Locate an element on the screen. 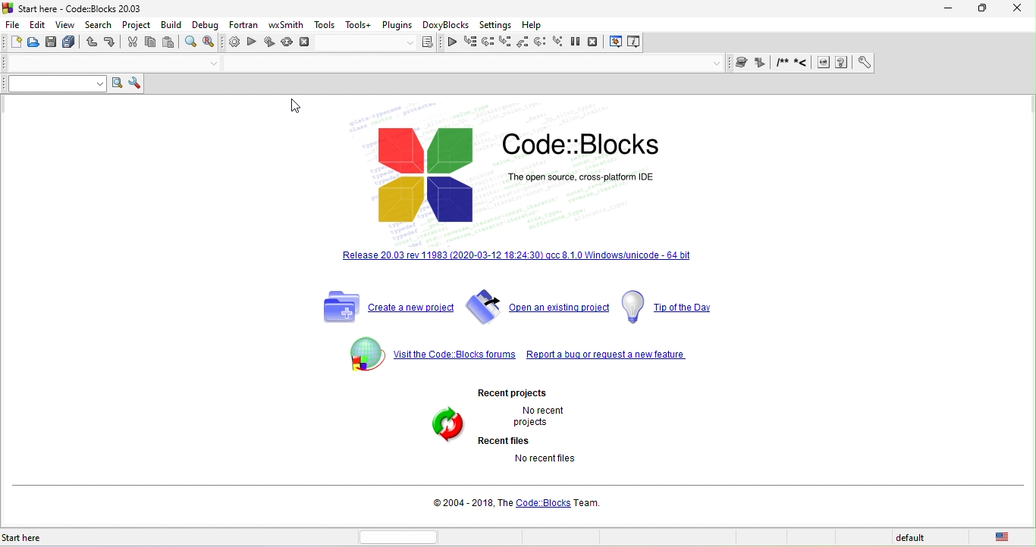  fortran is located at coordinates (240, 24).